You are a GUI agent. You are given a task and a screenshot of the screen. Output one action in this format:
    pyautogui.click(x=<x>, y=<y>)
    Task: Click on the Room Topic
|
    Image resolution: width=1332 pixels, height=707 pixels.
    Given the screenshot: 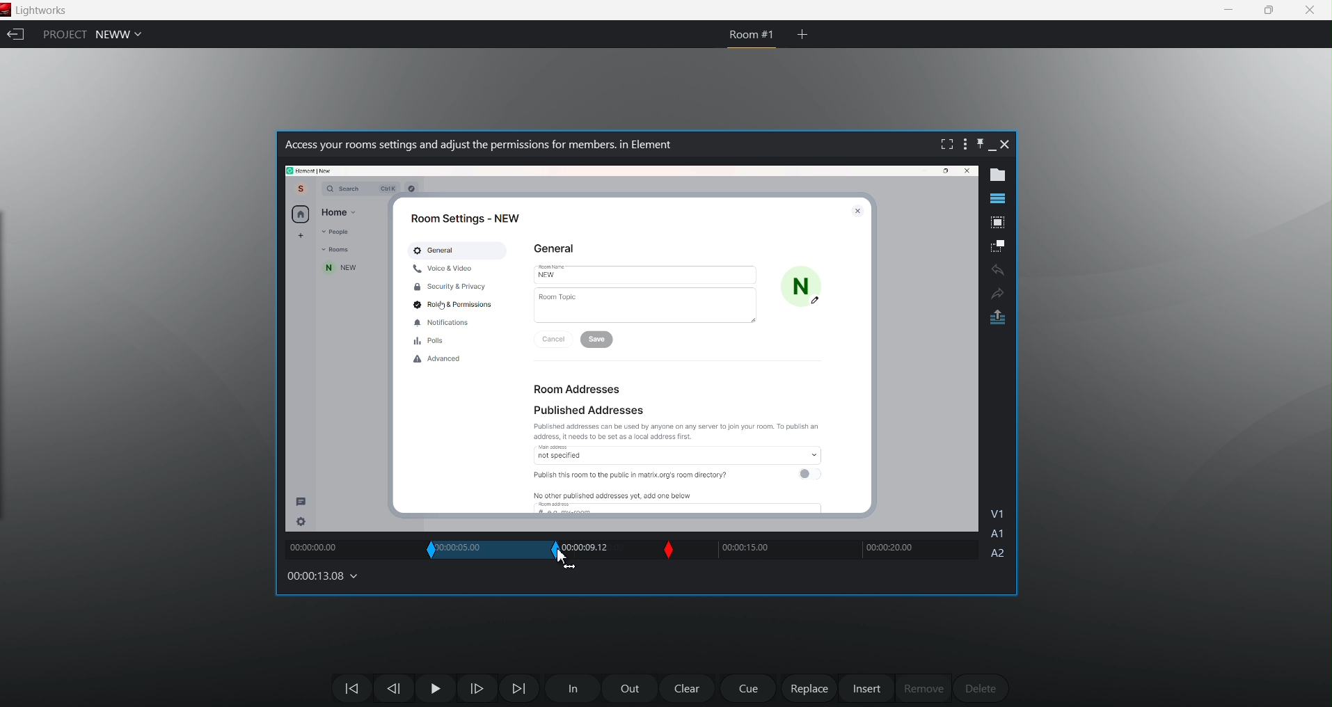 What is the action you would take?
    pyautogui.click(x=646, y=305)
    